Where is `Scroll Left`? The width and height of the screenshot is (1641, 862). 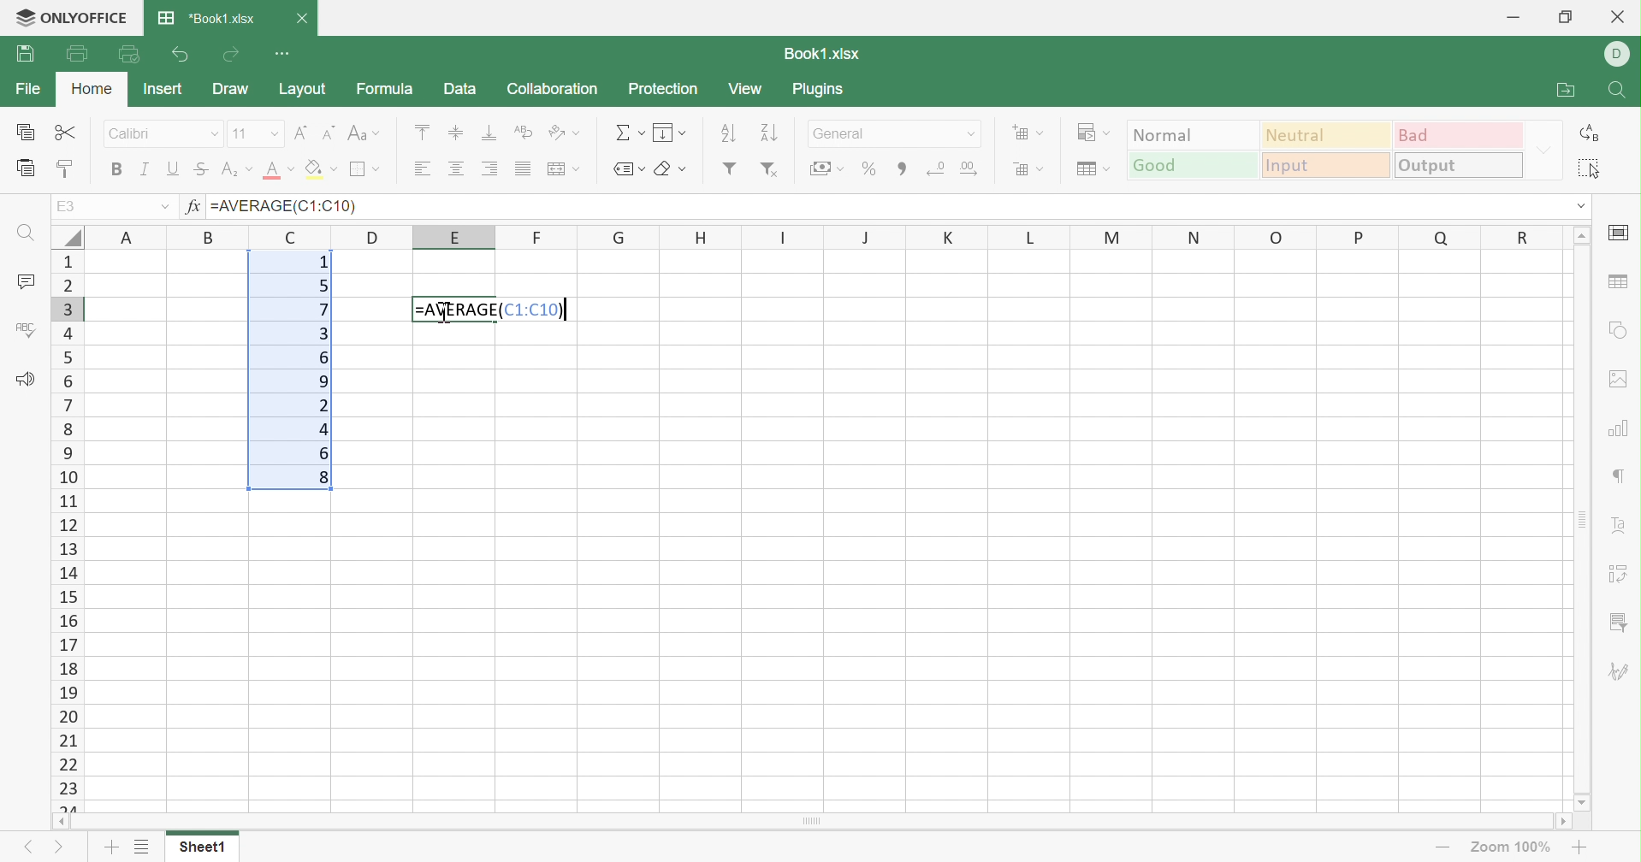 Scroll Left is located at coordinates (62, 819).